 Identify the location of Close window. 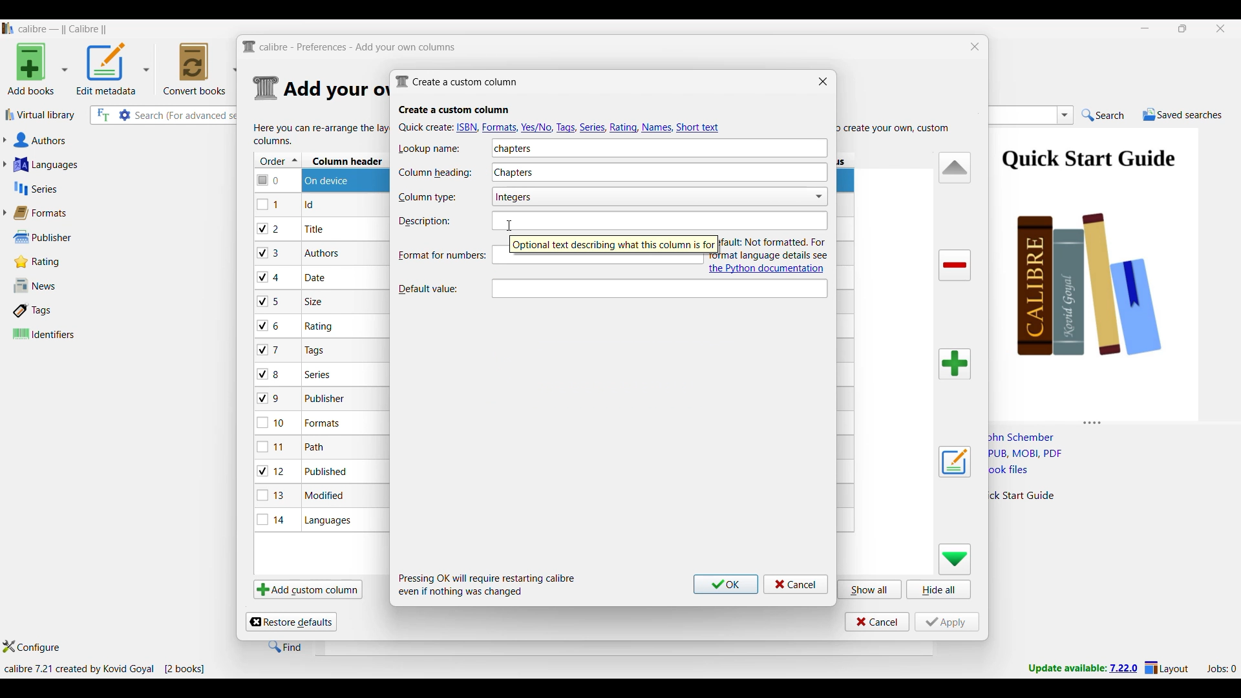
(975, 47).